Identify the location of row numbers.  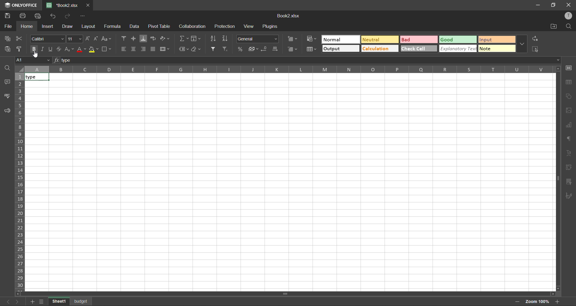
(19, 181).